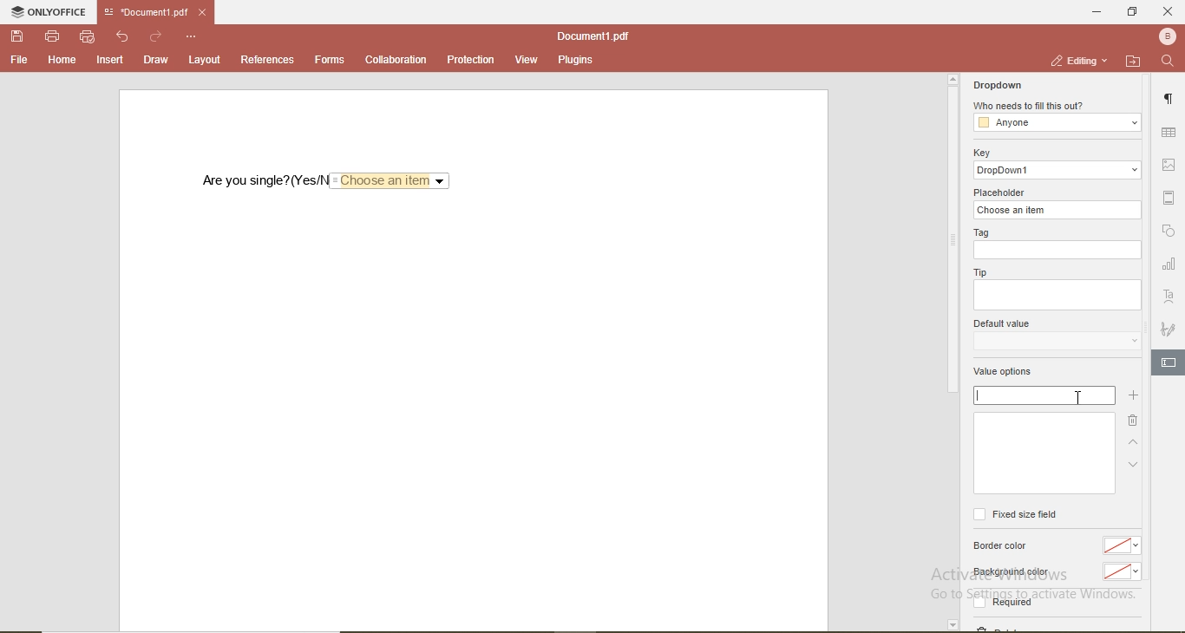 The width and height of the screenshot is (1185, 633). Describe the element at coordinates (1135, 14) in the screenshot. I see `restore` at that location.